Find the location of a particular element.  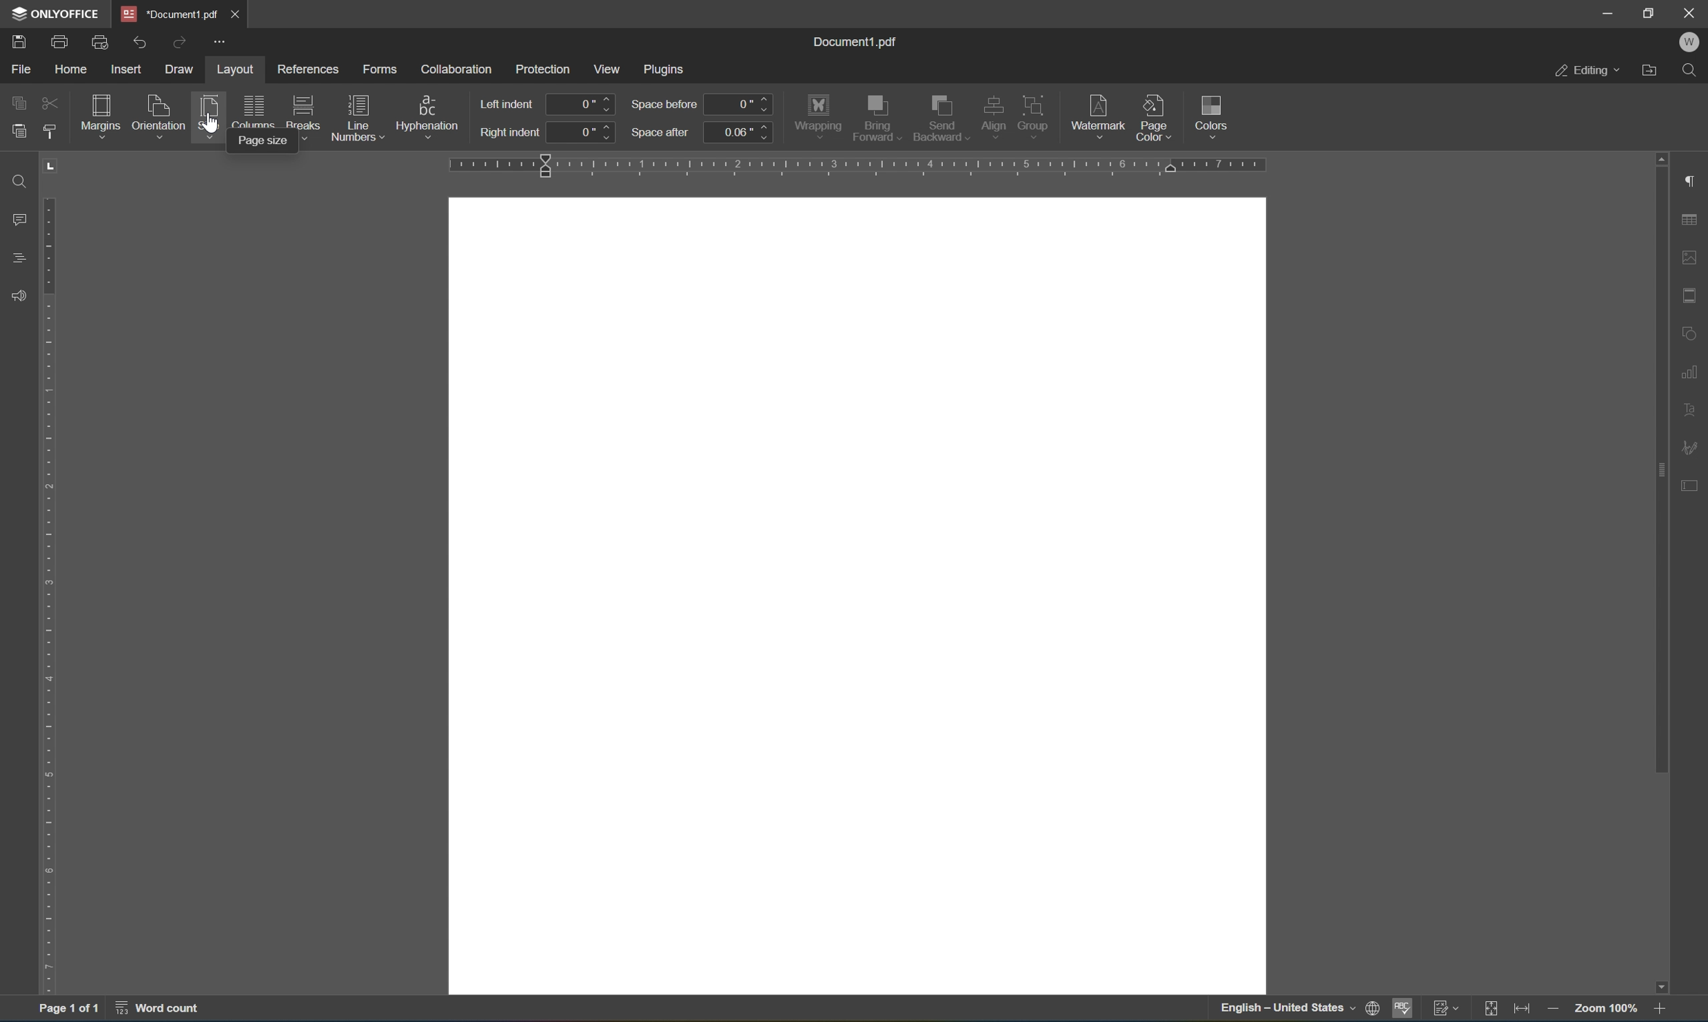

image settings is located at coordinates (1691, 260).